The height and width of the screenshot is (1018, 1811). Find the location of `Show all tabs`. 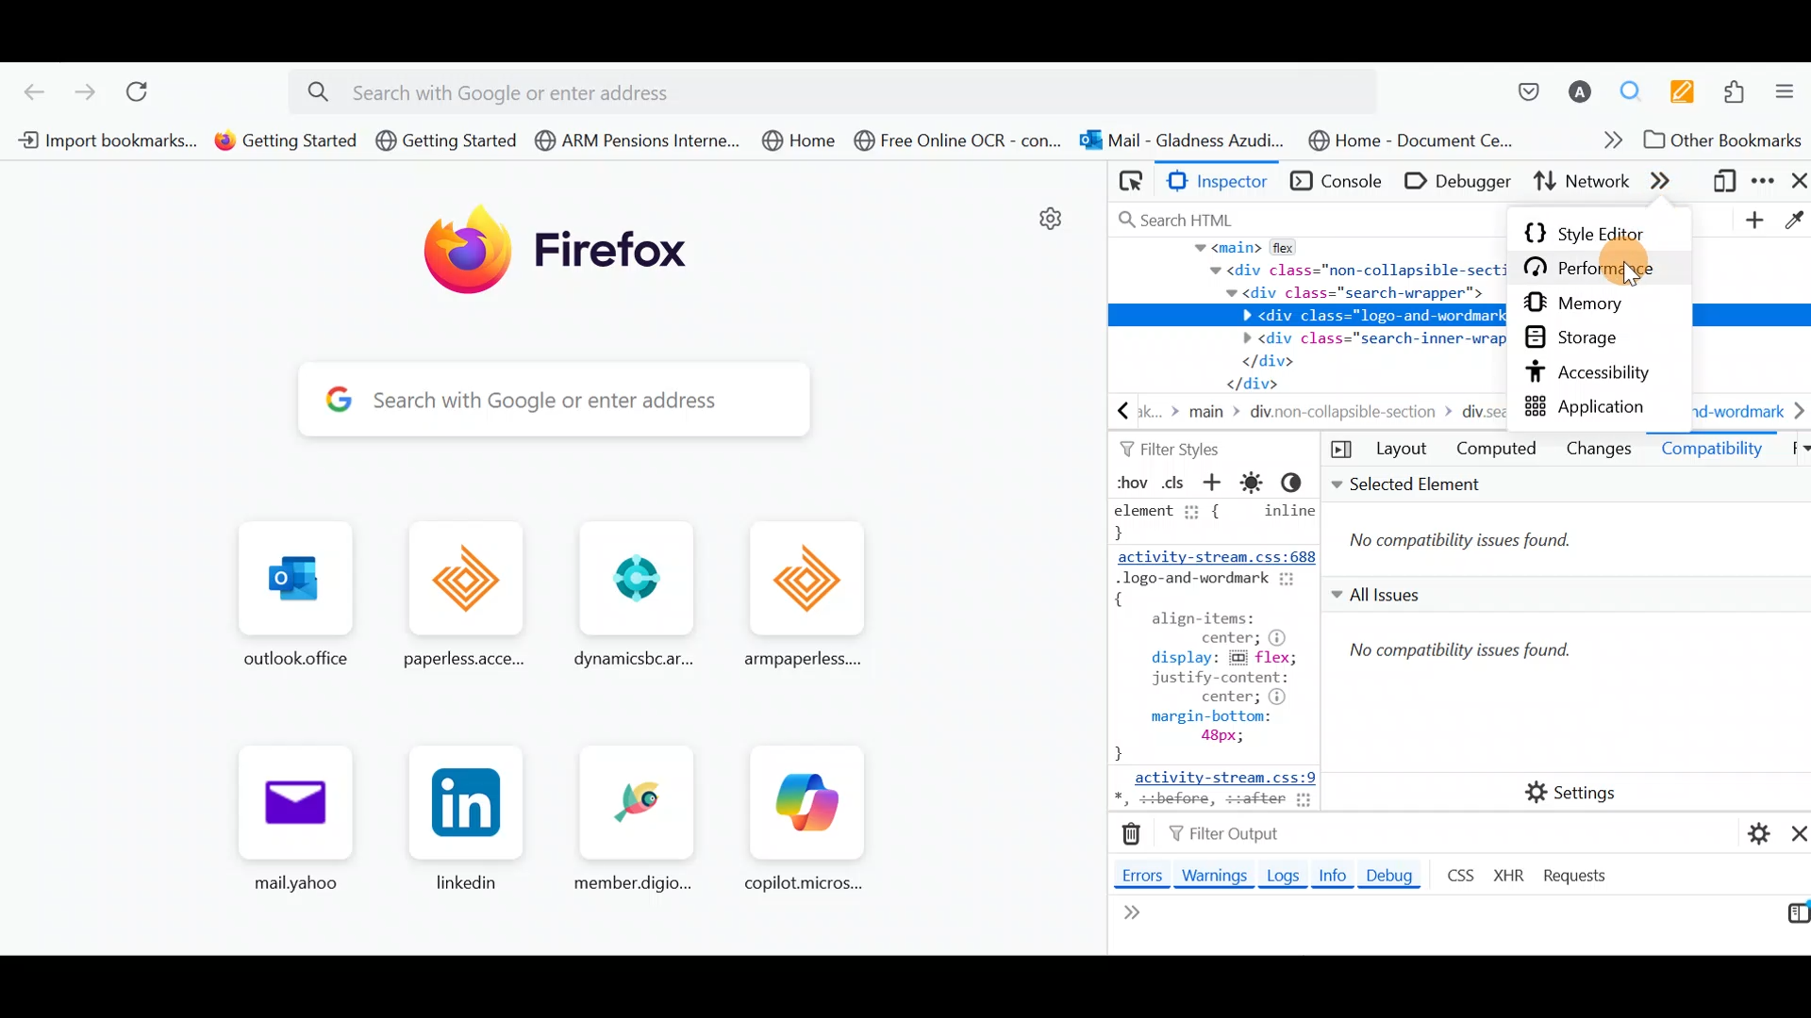

Show all tabs is located at coordinates (1794, 450).